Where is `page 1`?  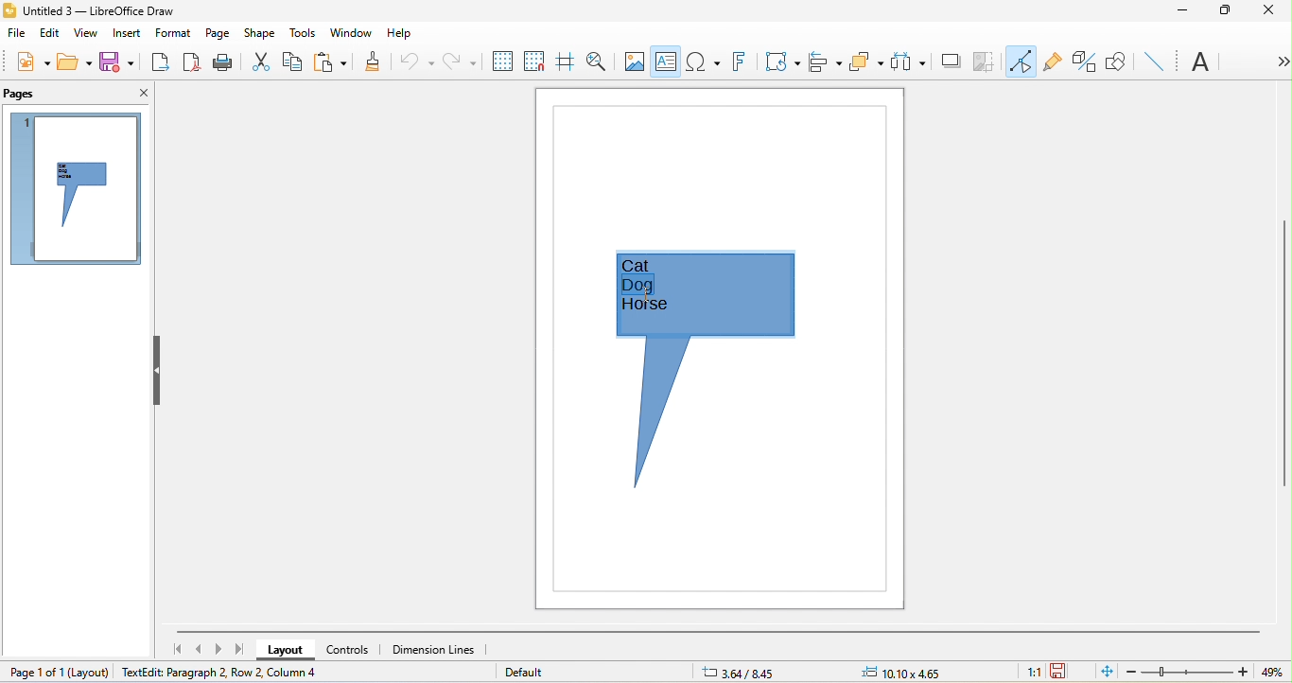 page 1 is located at coordinates (72, 188).